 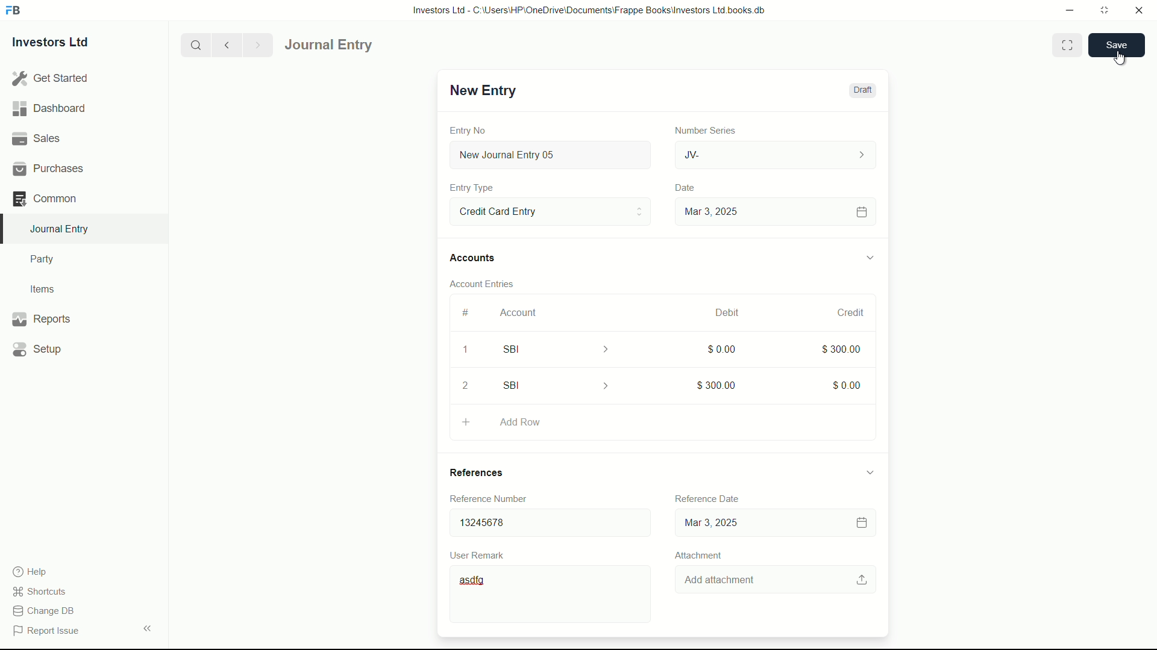 What do you see at coordinates (715, 312) in the screenshot?
I see `March, 2025` at bounding box center [715, 312].